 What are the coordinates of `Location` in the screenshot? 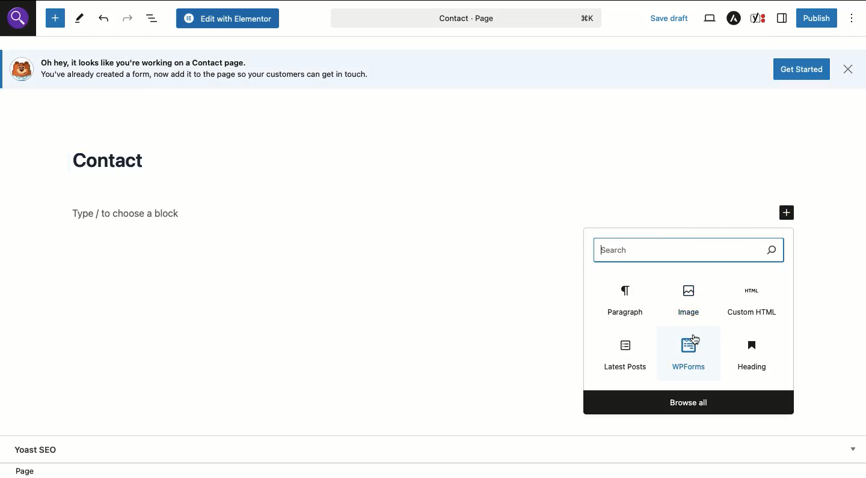 It's located at (437, 470).